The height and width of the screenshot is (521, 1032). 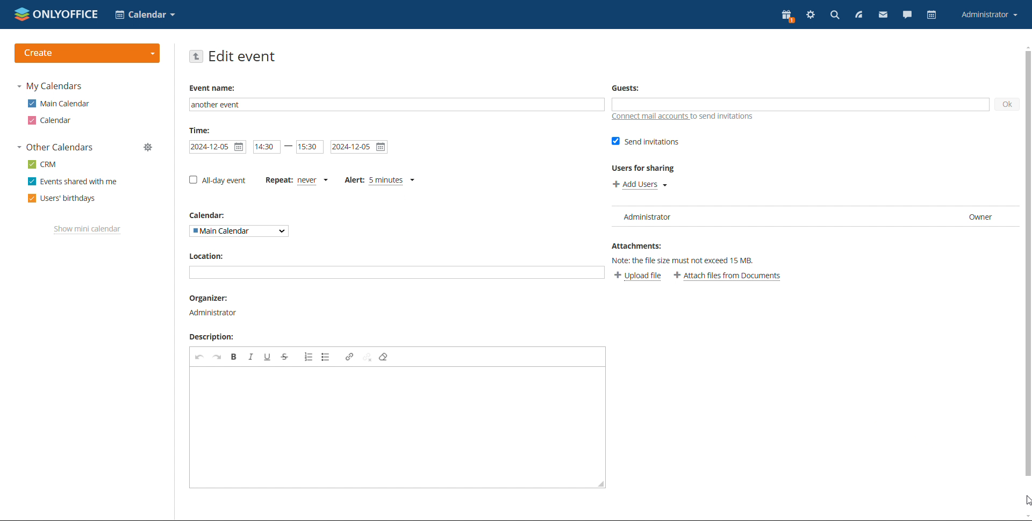 What do you see at coordinates (213, 298) in the screenshot?
I see `organizer` at bounding box center [213, 298].